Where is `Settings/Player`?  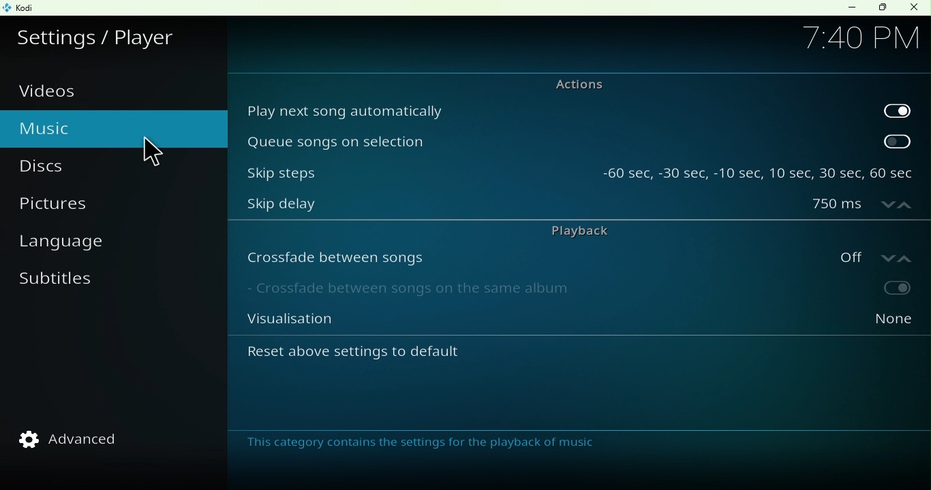
Settings/Player is located at coordinates (100, 35).